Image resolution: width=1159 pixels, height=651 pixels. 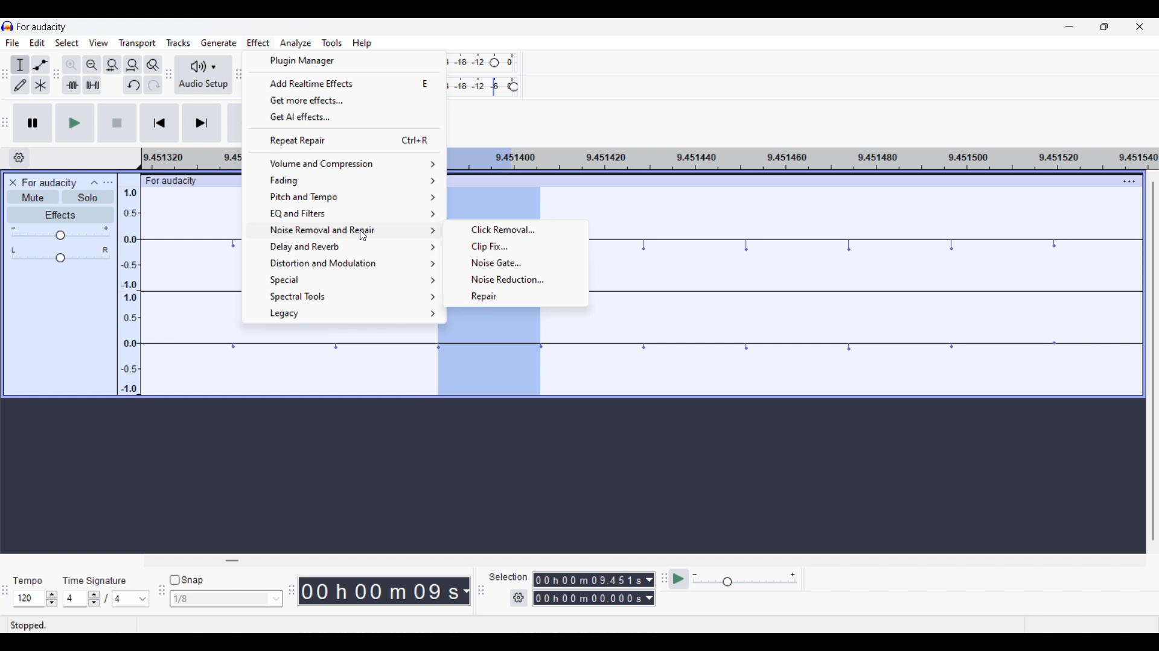 I want to click on Solo, so click(x=88, y=197).